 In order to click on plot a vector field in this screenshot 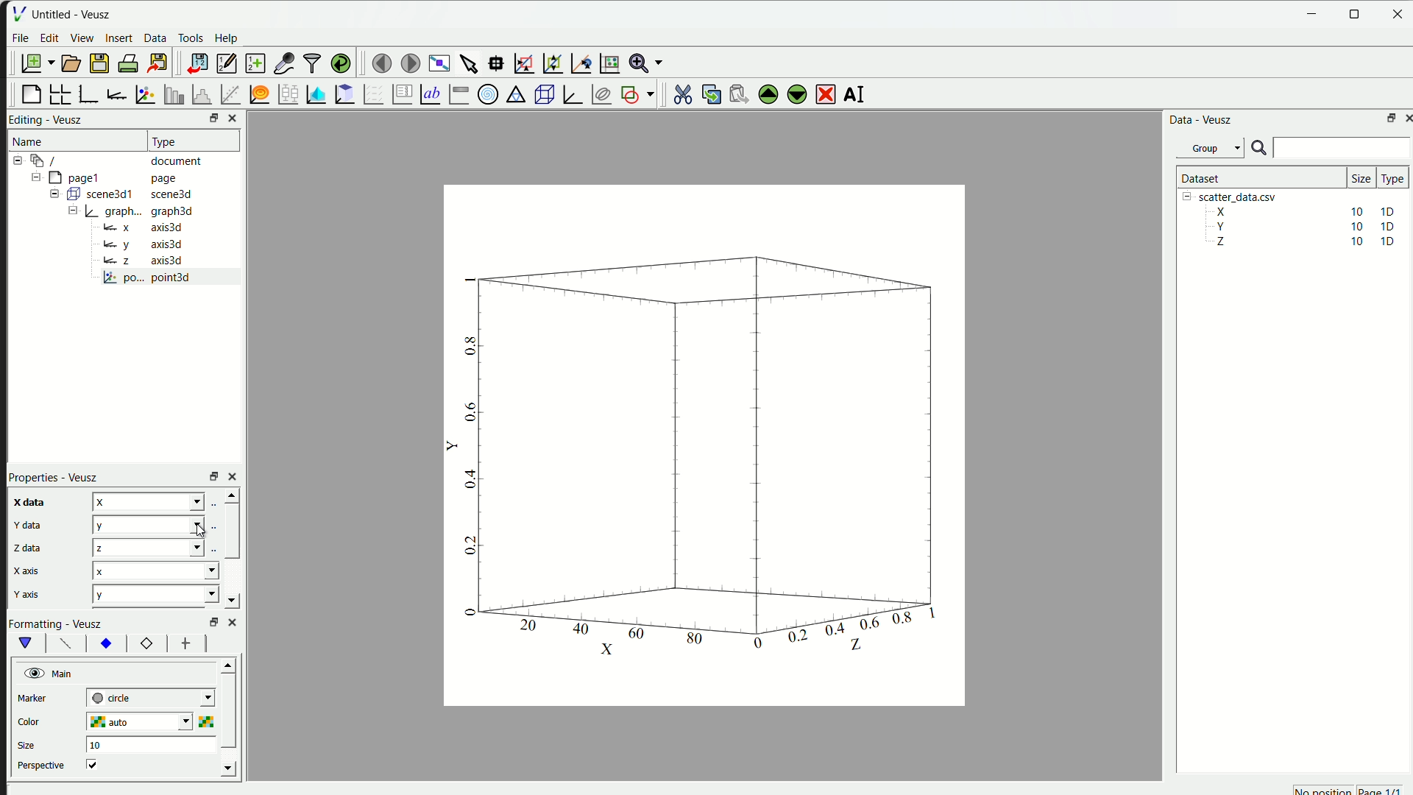, I will do `click(371, 94)`.